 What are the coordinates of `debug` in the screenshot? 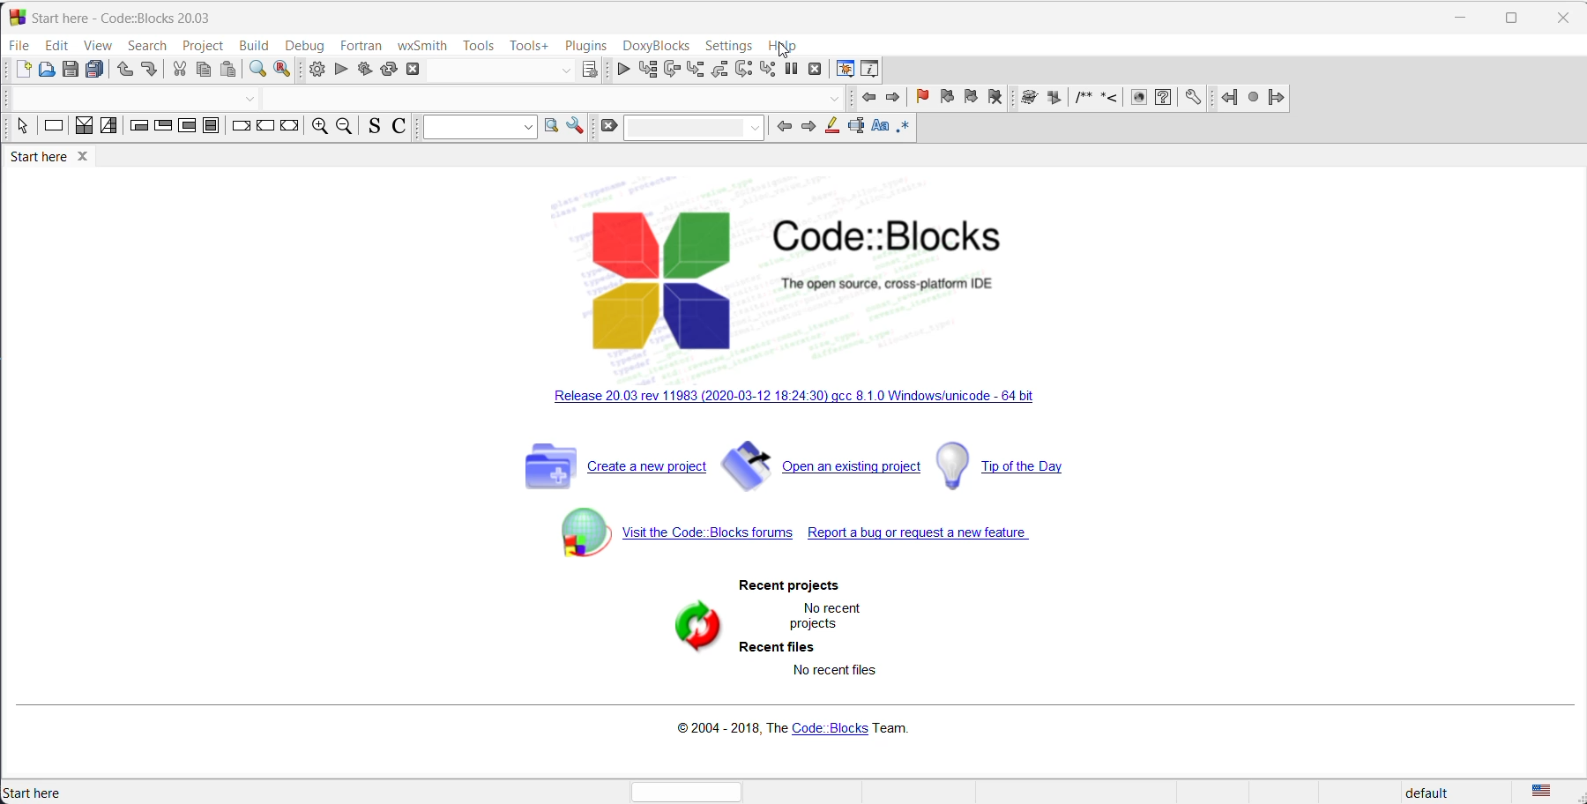 It's located at (306, 45).